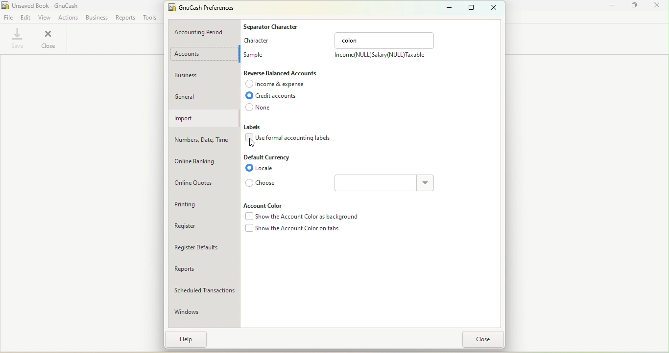  What do you see at coordinates (255, 53) in the screenshot?
I see `Sample` at bounding box center [255, 53].